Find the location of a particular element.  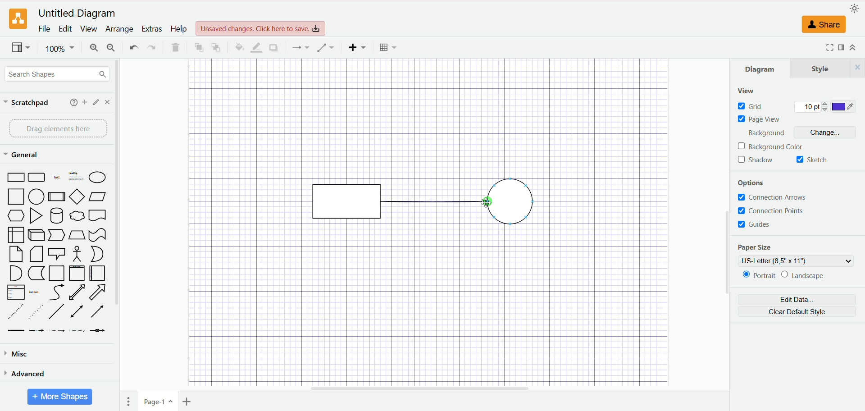

Semicircle is located at coordinates (16, 273).